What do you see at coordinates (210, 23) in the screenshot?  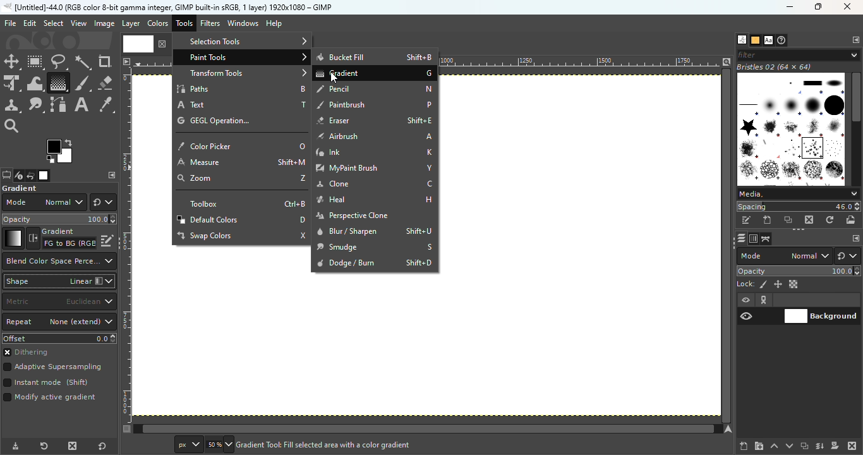 I see `Filters` at bounding box center [210, 23].